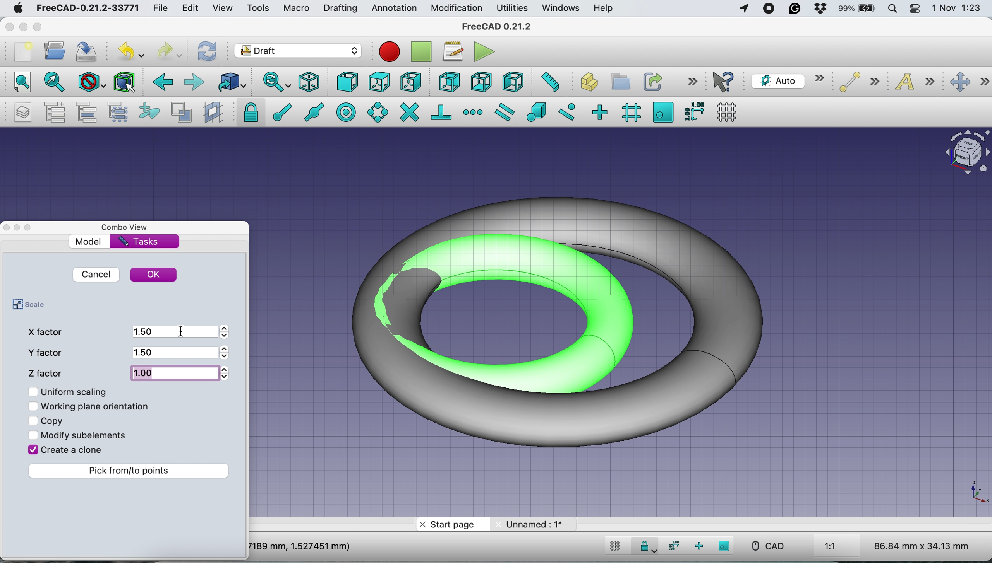 This screenshot has width=992, height=563. Describe the element at coordinates (6, 228) in the screenshot. I see `close dock view` at that location.